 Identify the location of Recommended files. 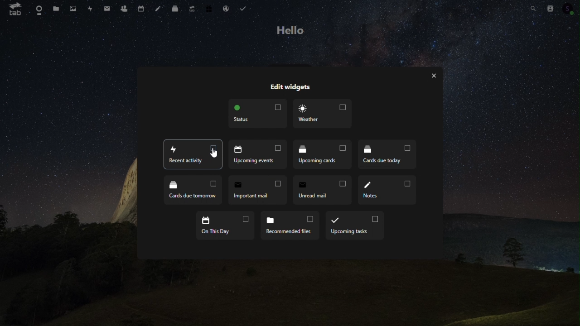
(291, 226).